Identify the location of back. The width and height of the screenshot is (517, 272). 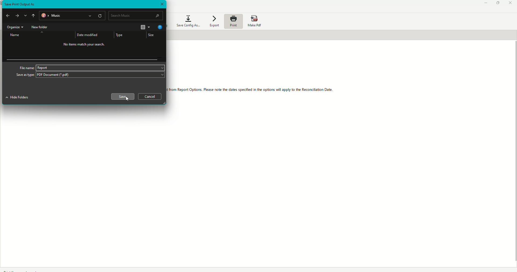
(9, 15).